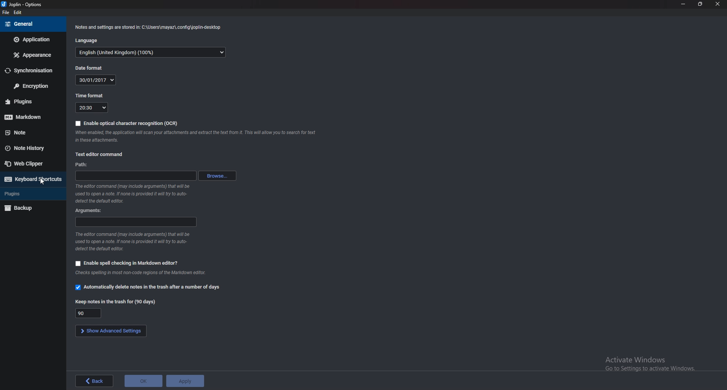 The image size is (727, 390). Describe the element at coordinates (136, 222) in the screenshot. I see `Arguments` at that location.